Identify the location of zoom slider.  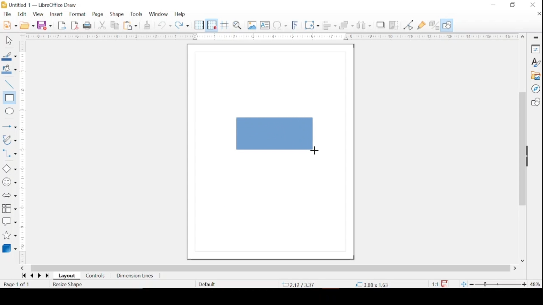
(499, 284).